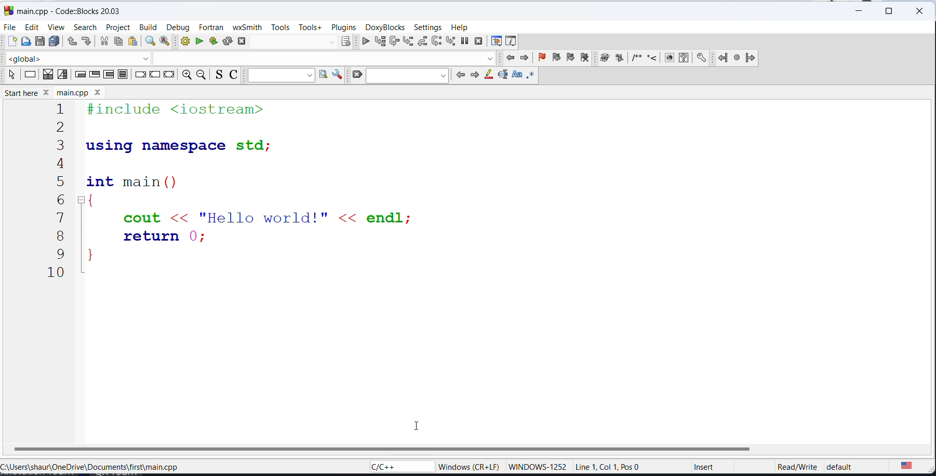 This screenshot has width=936, height=476. What do you see at coordinates (248, 27) in the screenshot?
I see `wxSmith` at bounding box center [248, 27].